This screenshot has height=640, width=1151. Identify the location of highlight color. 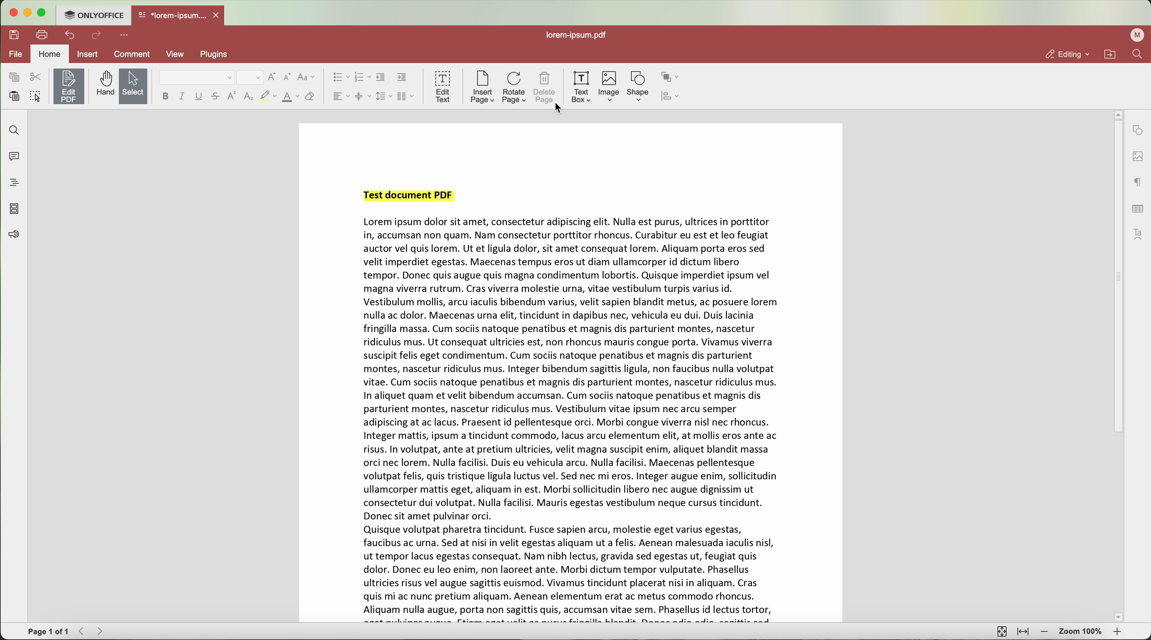
(268, 97).